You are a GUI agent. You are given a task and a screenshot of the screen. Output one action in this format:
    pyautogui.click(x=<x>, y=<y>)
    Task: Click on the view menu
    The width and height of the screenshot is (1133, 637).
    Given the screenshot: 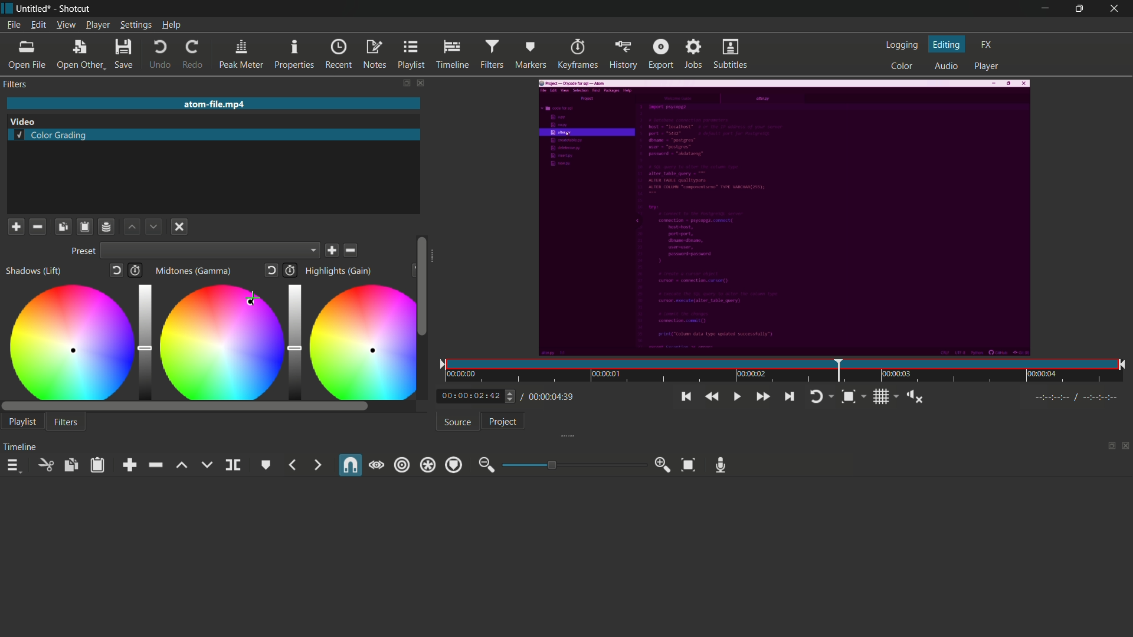 What is the action you would take?
    pyautogui.click(x=66, y=24)
    